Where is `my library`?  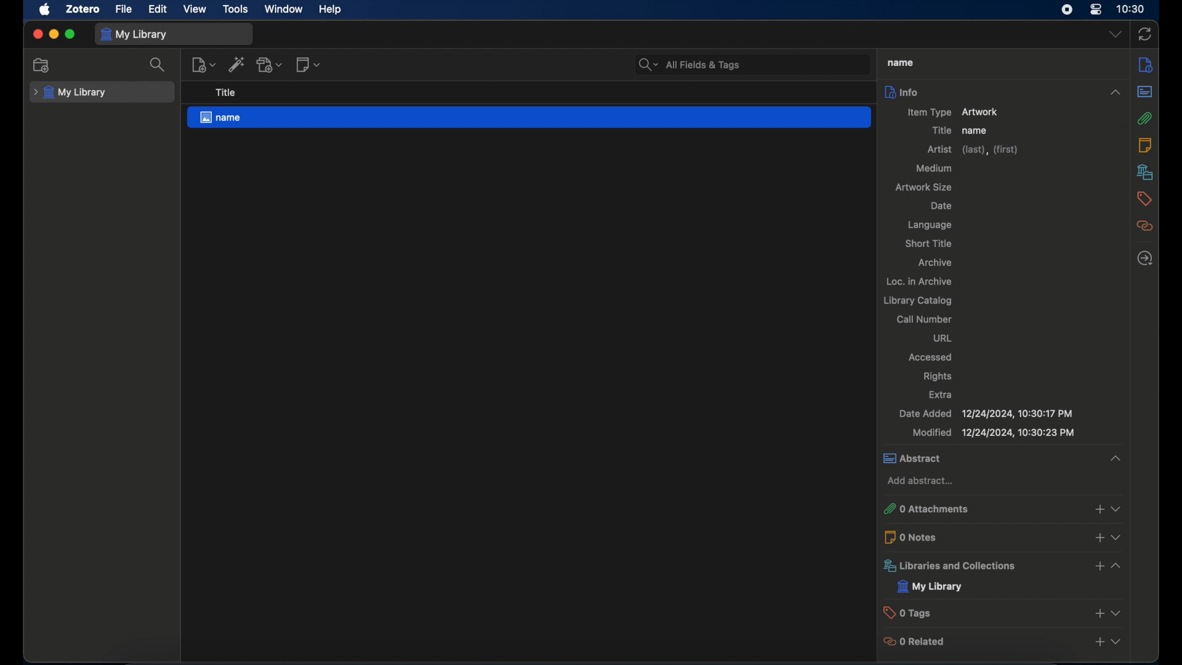 my library is located at coordinates (134, 34).